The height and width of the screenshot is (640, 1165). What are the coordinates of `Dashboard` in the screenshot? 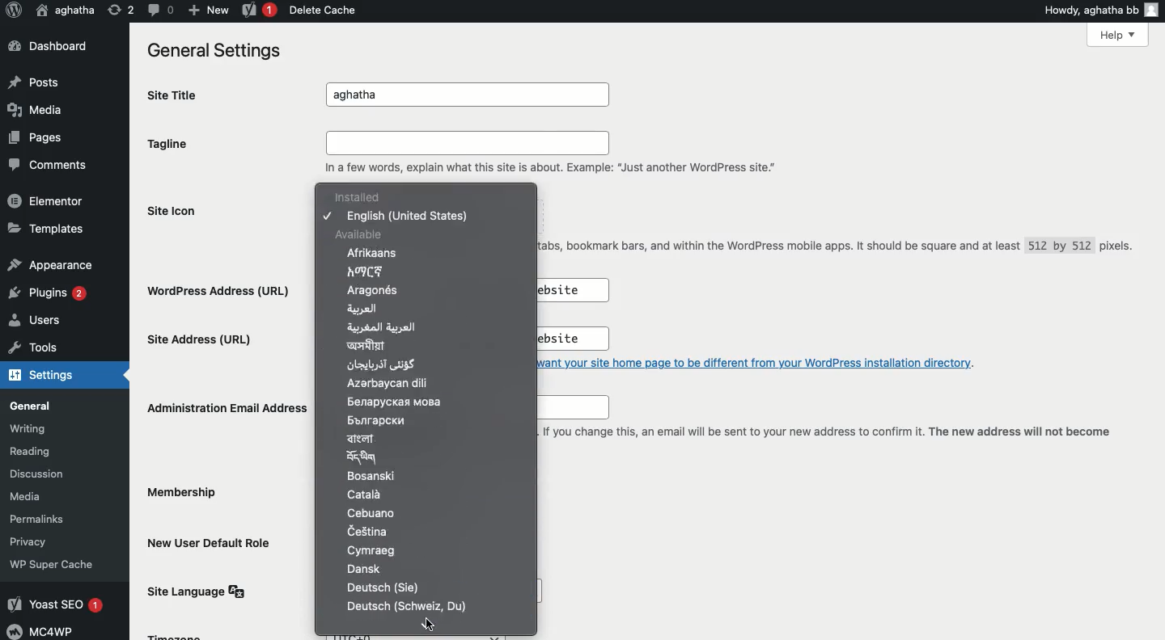 It's located at (46, 45).